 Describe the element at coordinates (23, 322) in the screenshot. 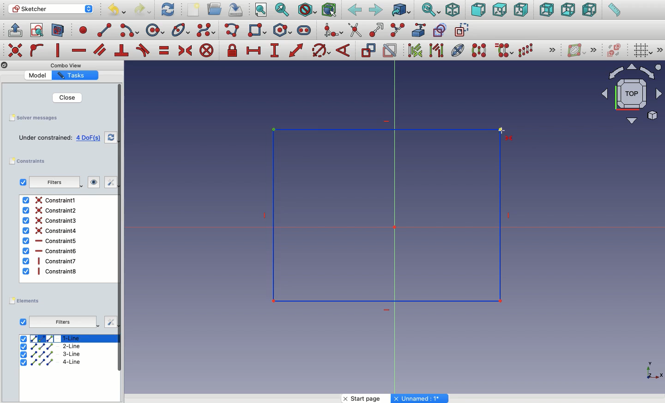

I see `Checkbox` at that location.